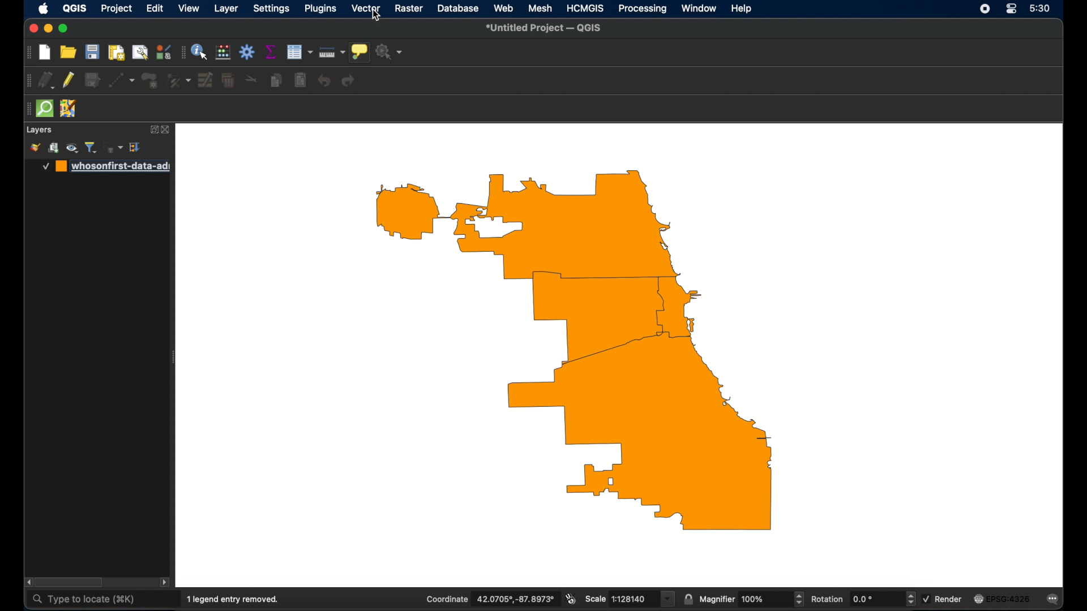 The image size is (1087, 611). I want to click on no action selected, so click(389, 51).